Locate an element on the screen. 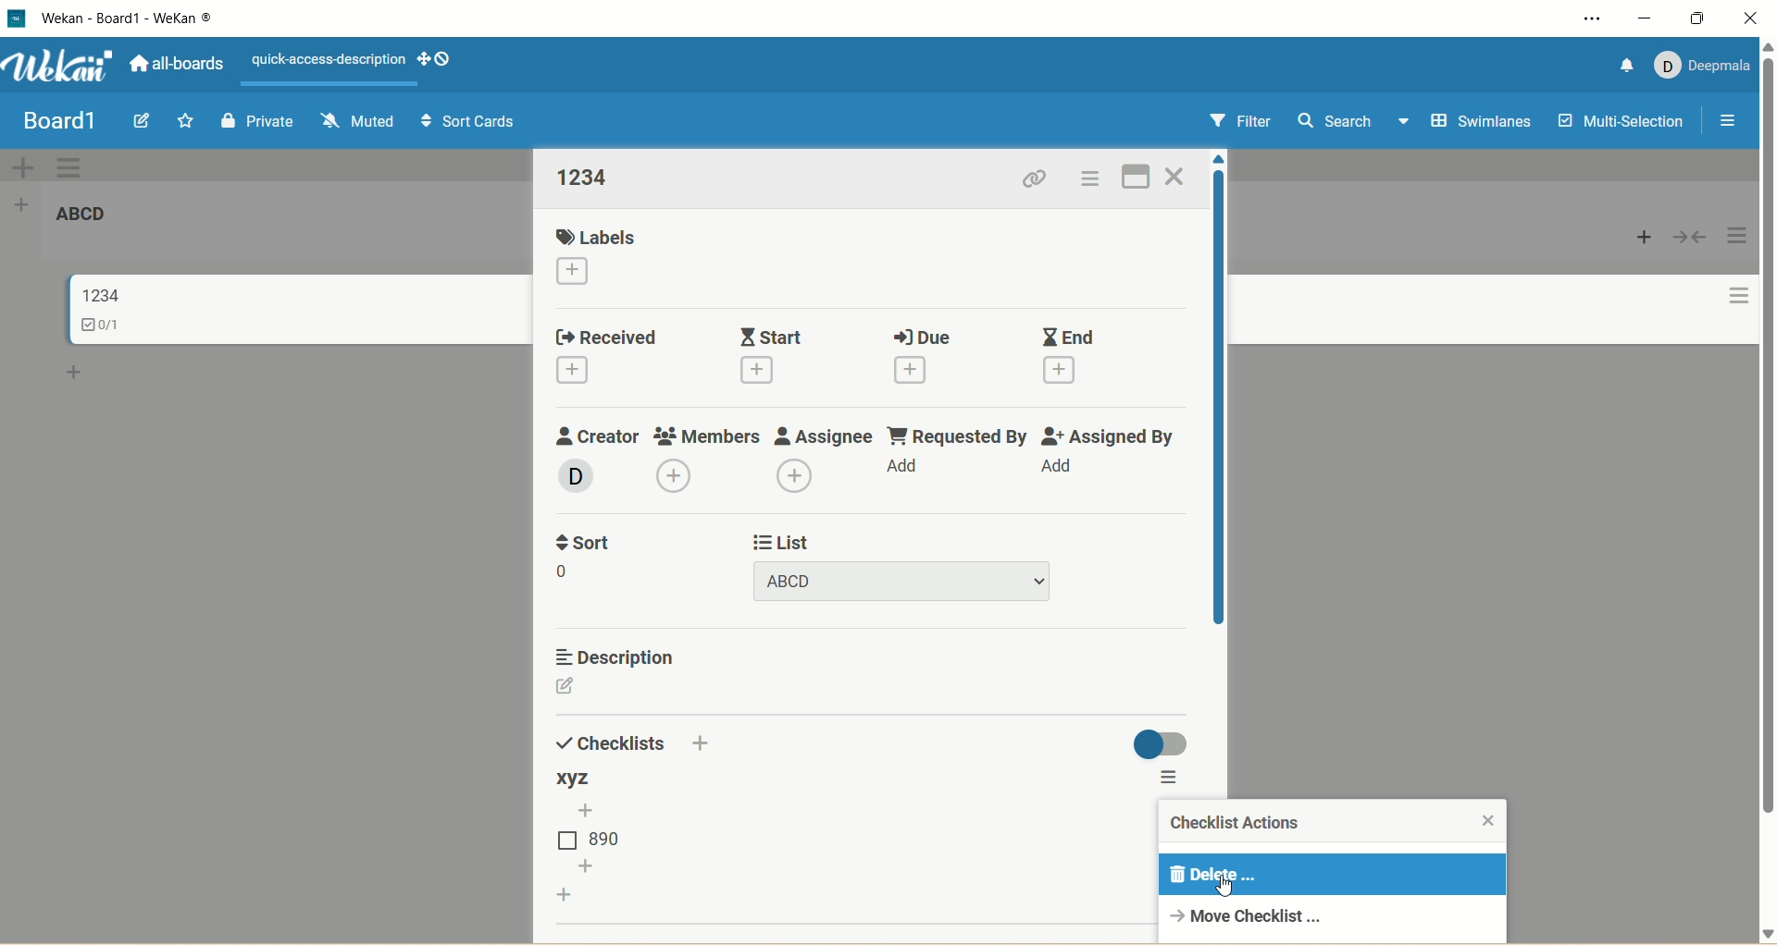 The height and width of the screenshot is (945, 1777). maximize is located at coordinates (1703, 17).